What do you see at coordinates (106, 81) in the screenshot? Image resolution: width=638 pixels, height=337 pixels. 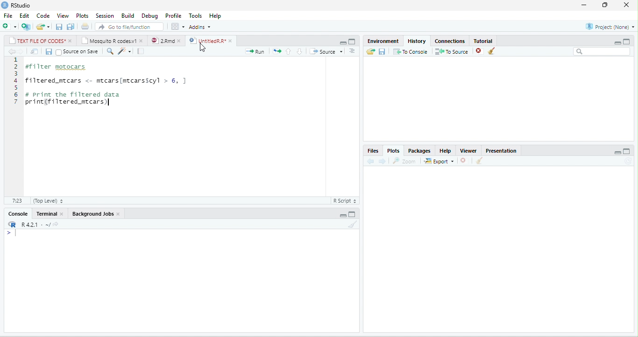 I see `filtered_mtcars <- mtcars[mtcarsscyl > 6, ]` at bounding box center [106, 81].